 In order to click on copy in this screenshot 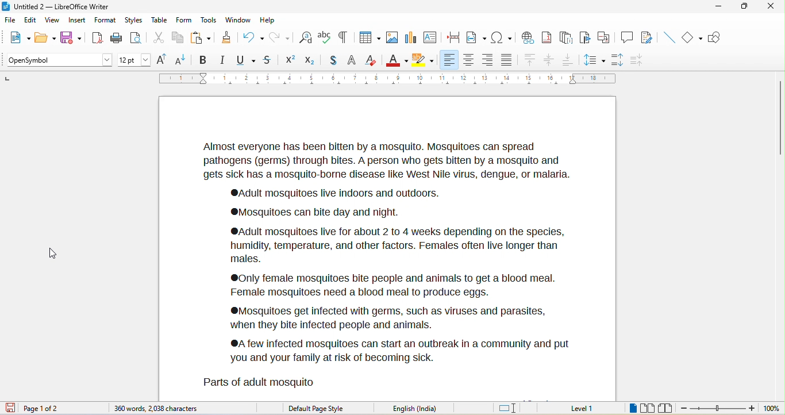, I will do `click(177, 39)`.